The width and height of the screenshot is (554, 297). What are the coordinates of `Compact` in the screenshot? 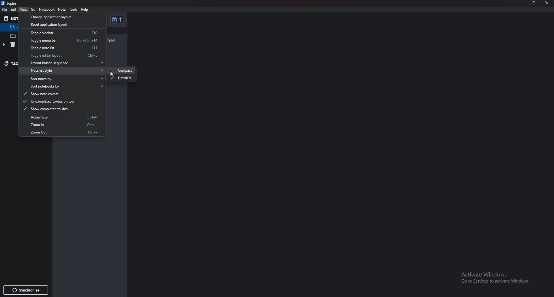 It's located at (123, 70).